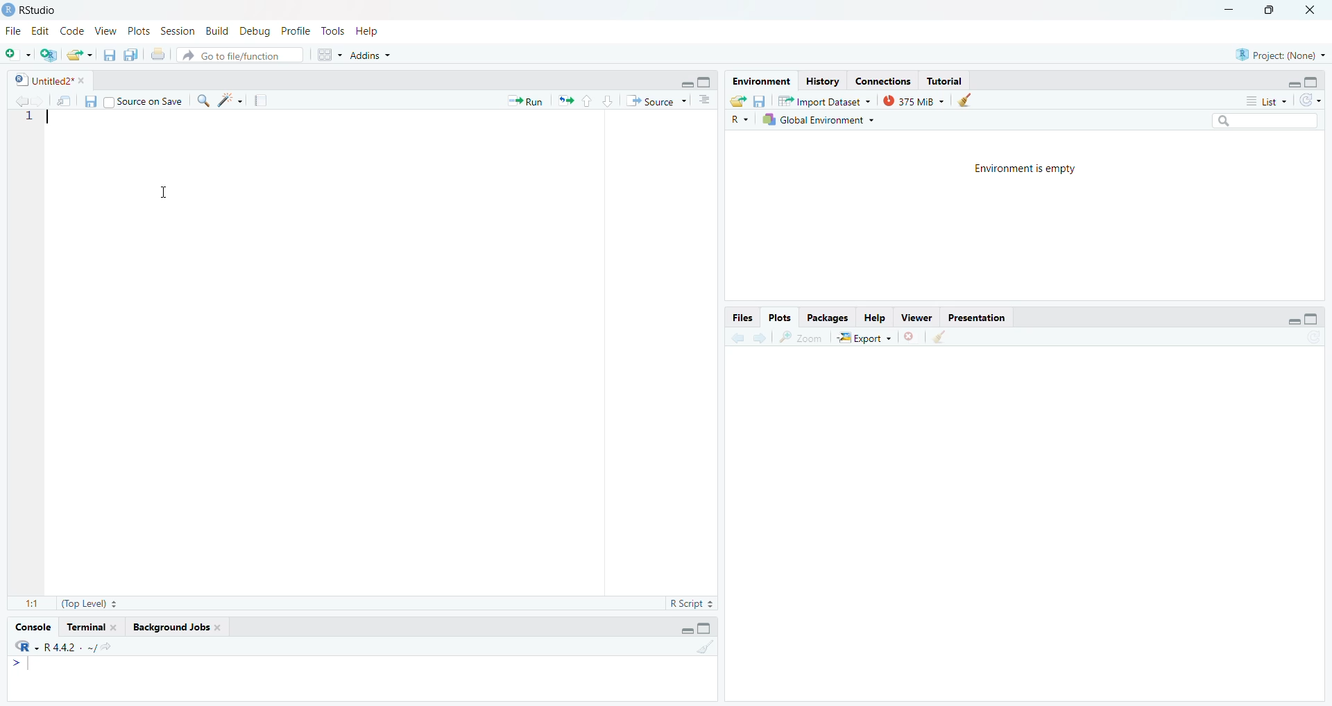  I want to click on Help, so click(873, 317).